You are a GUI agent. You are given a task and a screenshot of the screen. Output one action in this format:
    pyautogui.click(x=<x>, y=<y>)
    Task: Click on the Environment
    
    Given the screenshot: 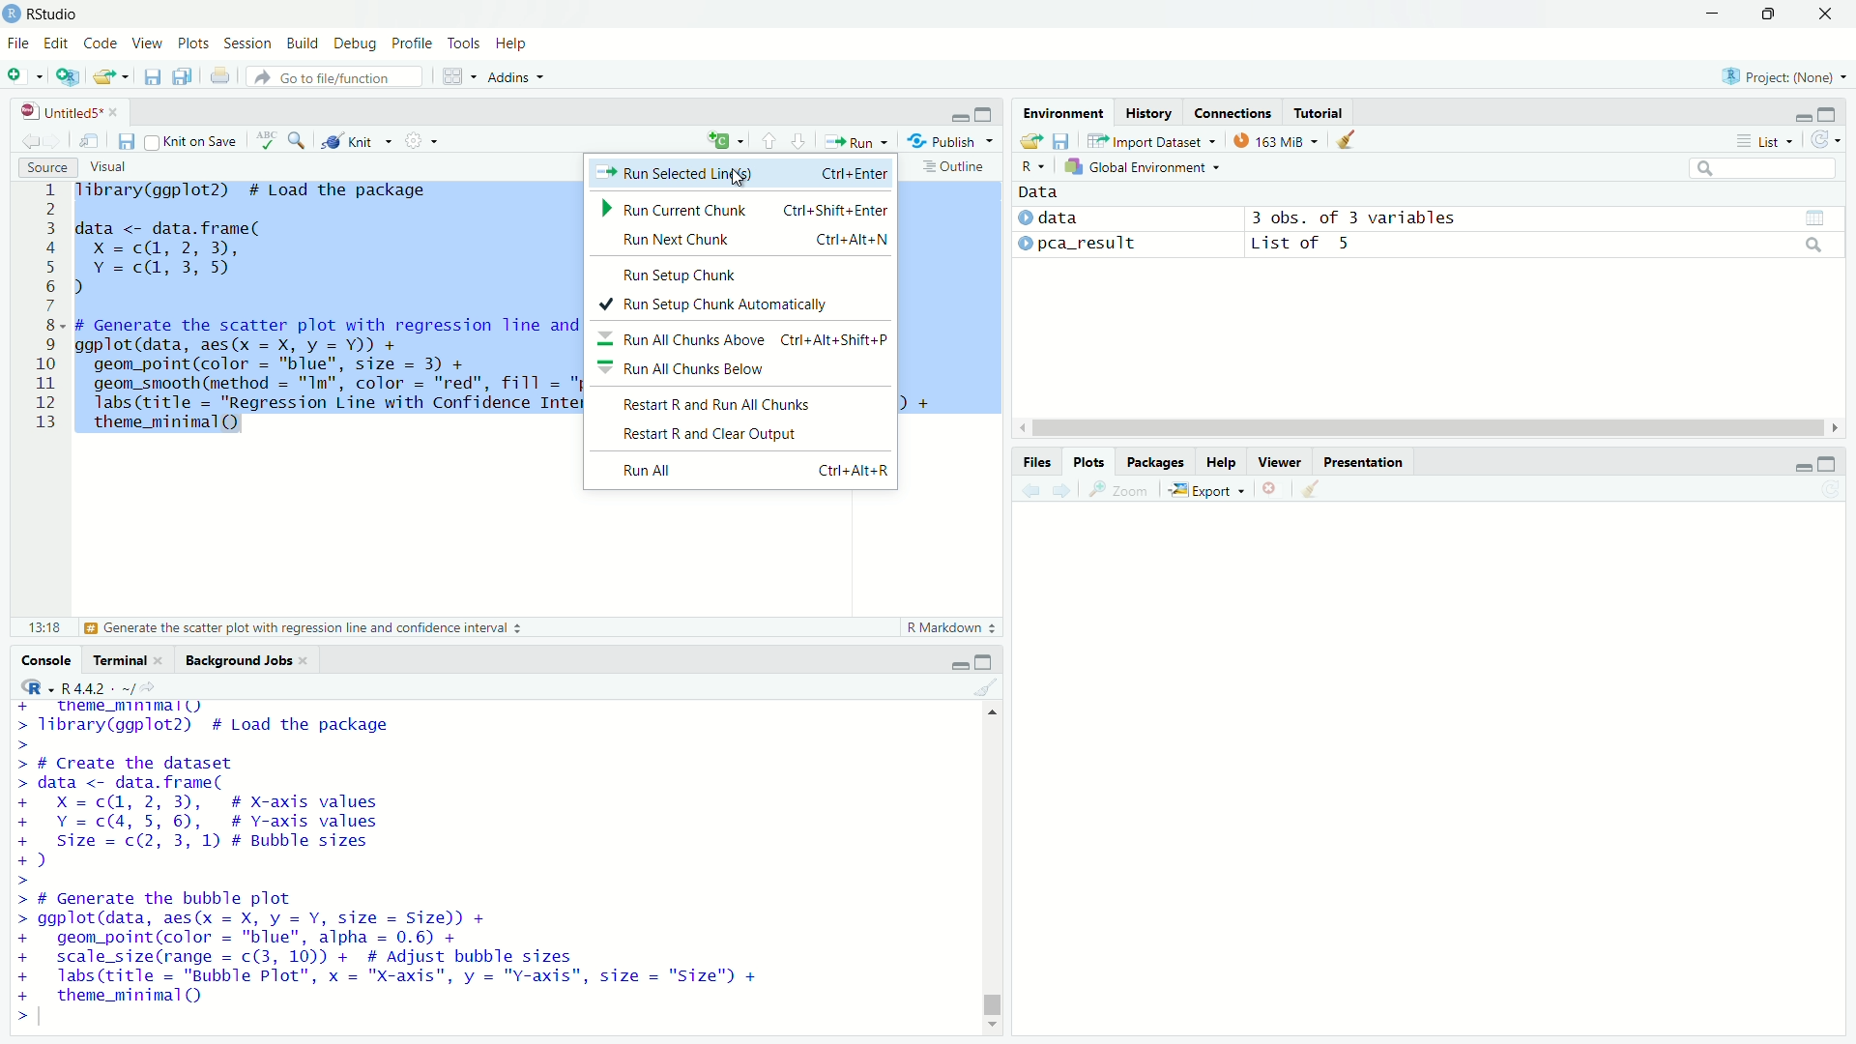 What is the action you would take?
    pyautogui.click(x=1063, y=111)
    